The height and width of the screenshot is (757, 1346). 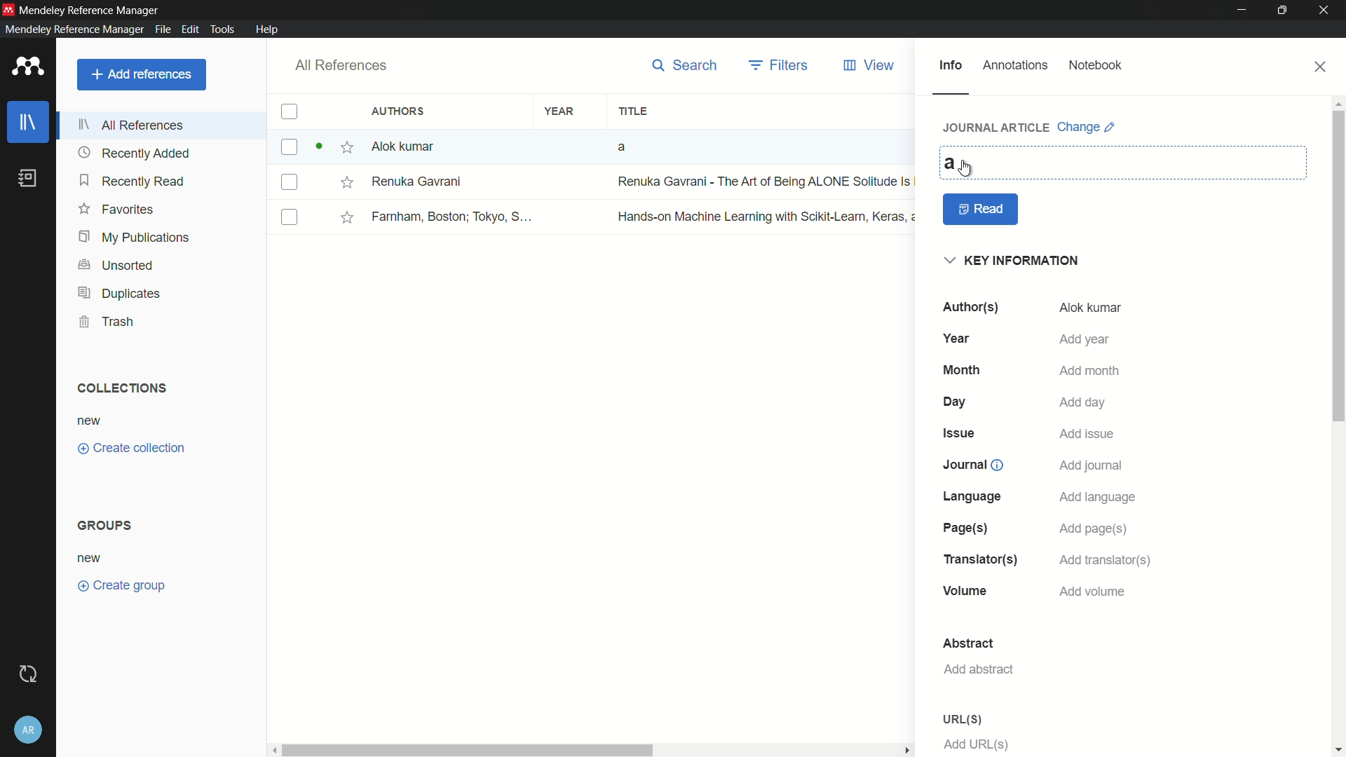 What do you see at coordinates (108, 321) in the screenshot?
I see `trash` at bounding box center [108, 321].